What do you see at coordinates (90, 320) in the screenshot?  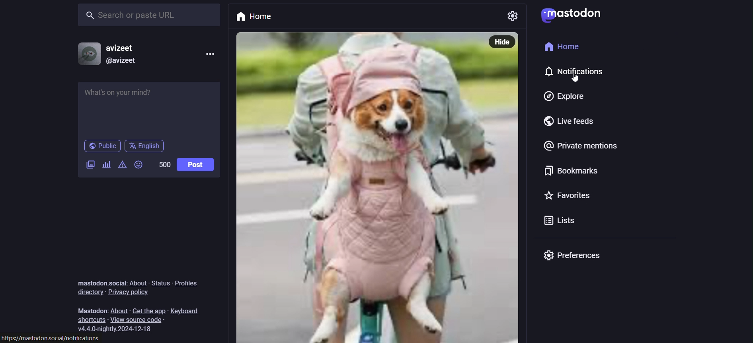 I see `shortcuts` at bounding box center [90, 320].